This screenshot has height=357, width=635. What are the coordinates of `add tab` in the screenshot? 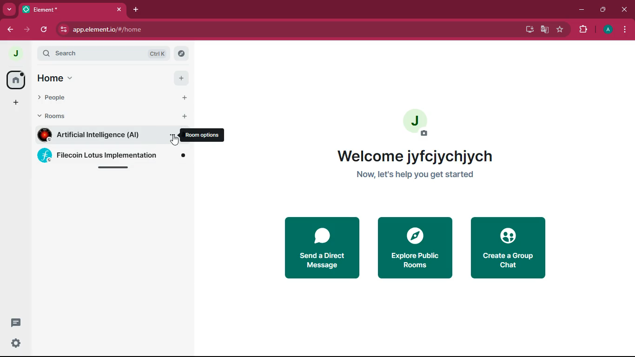 It's located at (138, 11).